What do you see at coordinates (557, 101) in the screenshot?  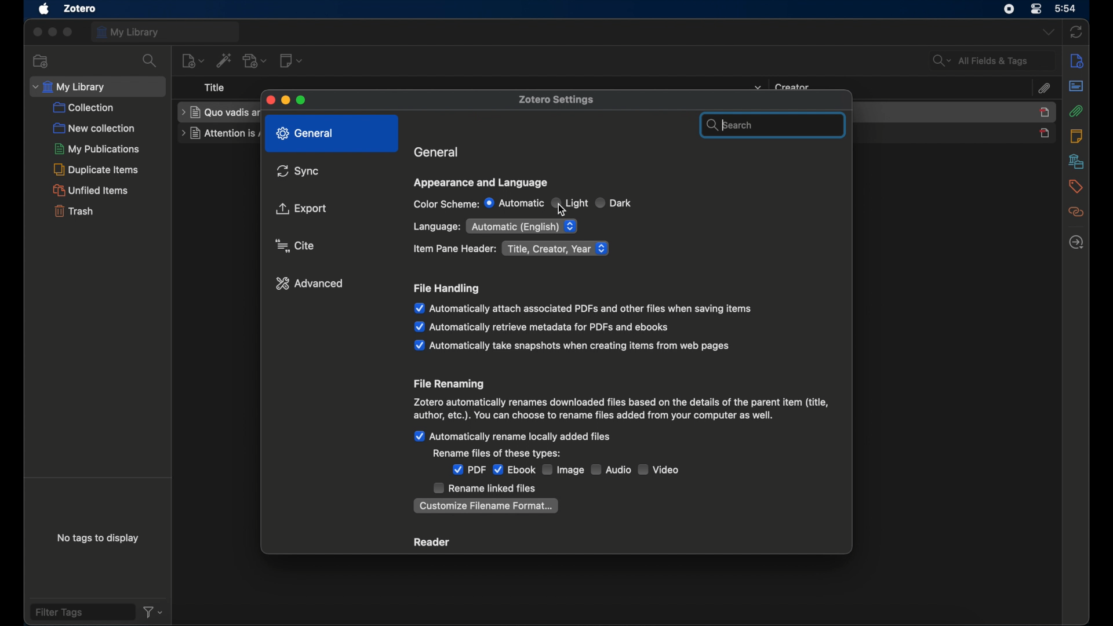 I see `zotero settings` at bounding box center [557, 101].